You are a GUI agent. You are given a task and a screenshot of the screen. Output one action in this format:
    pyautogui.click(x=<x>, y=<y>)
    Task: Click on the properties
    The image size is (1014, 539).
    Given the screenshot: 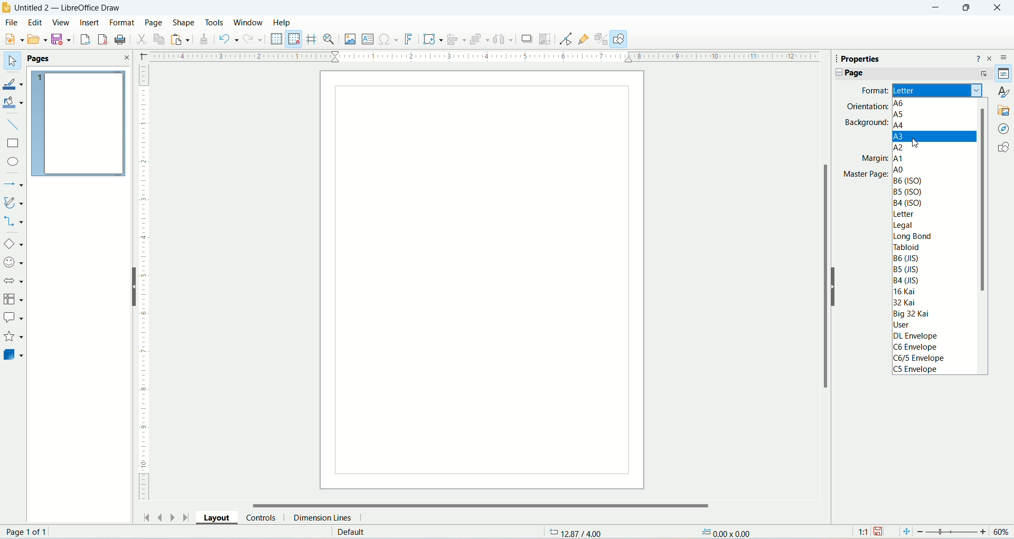 What is the action you would take?
    pyautogui.click(x=1003, y=72)
    